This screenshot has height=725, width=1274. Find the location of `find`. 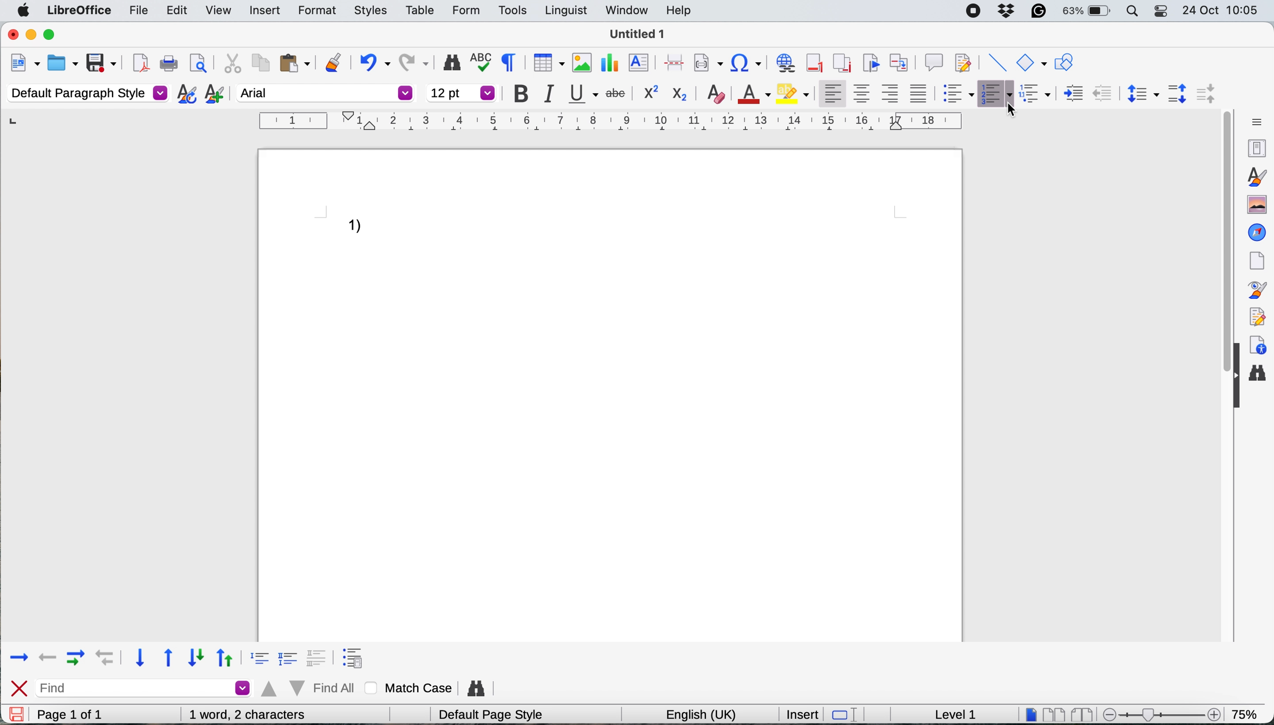

find is located at coordinates (147, 688).